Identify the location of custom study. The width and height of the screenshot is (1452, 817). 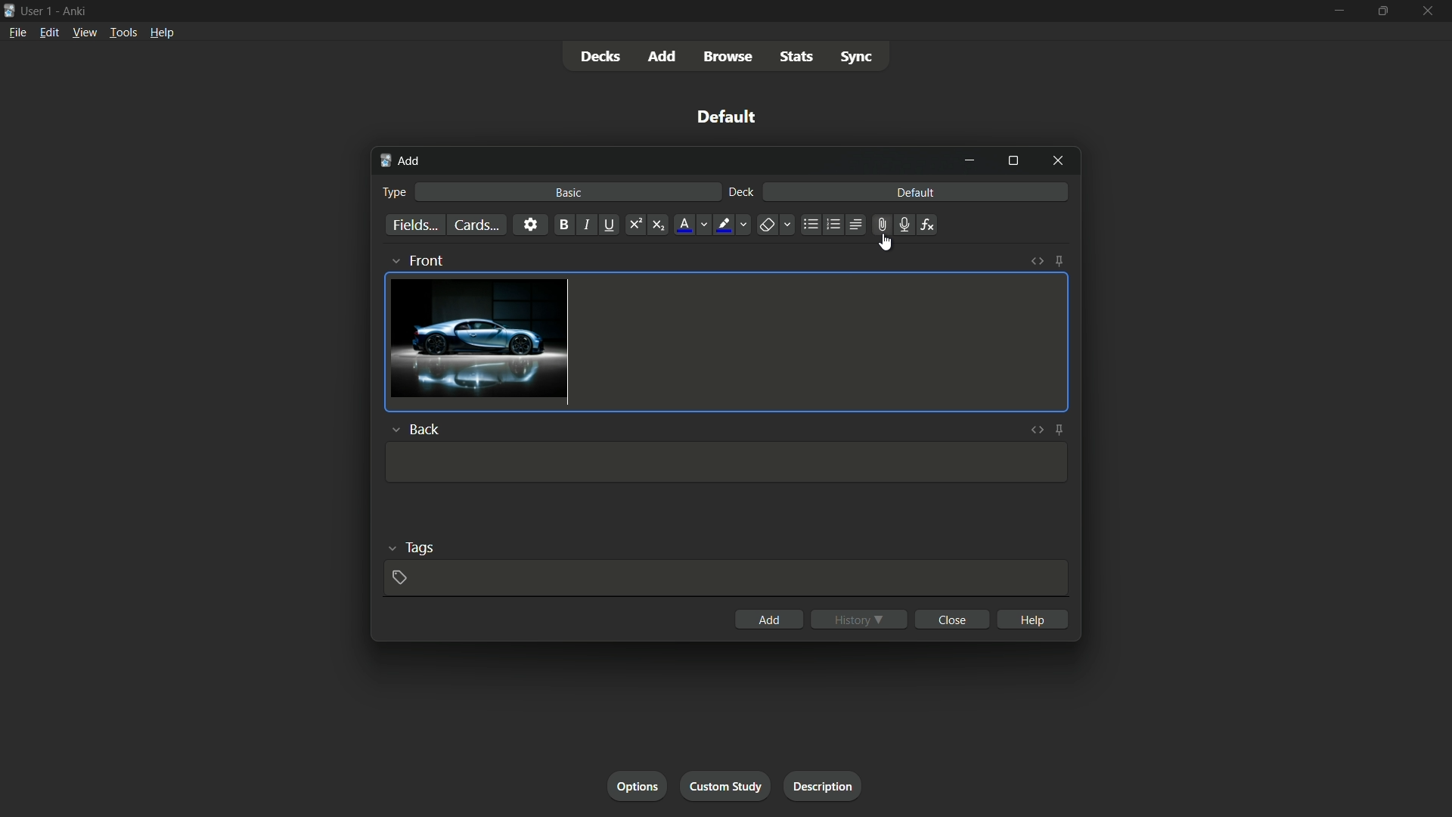
(728, 784).